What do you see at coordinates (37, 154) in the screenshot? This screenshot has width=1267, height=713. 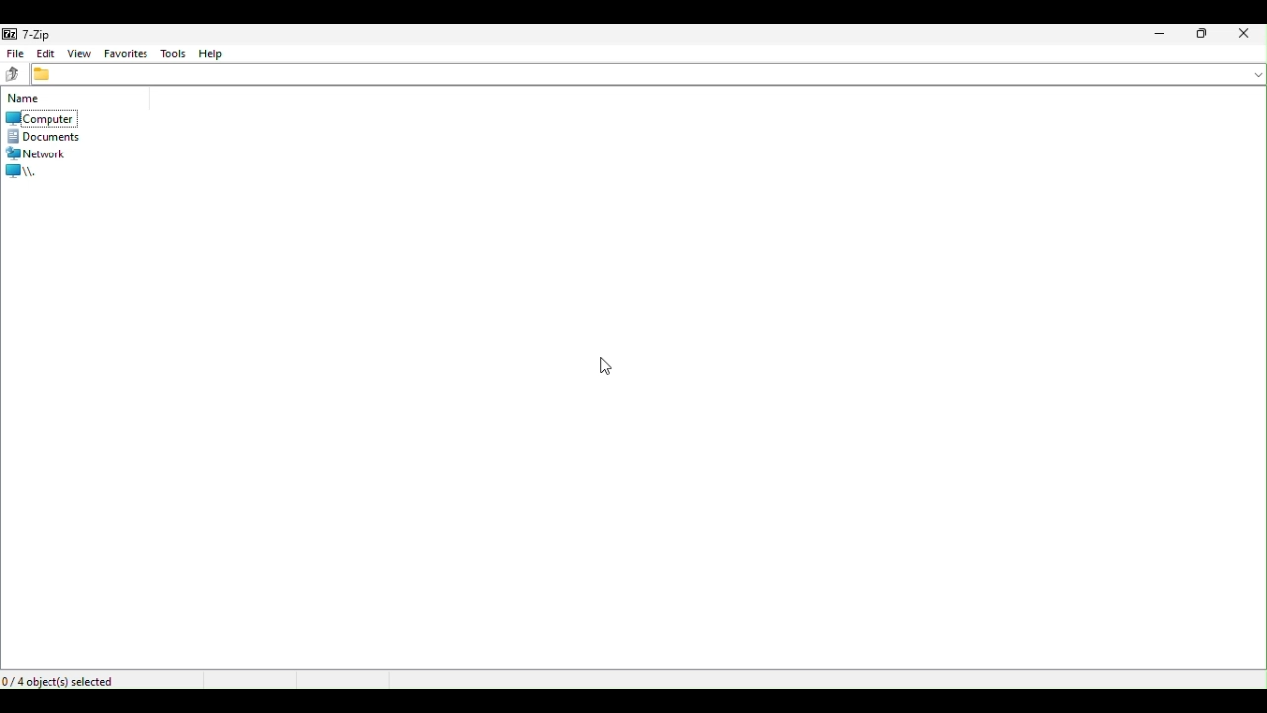 I see `Network` at bounding box center [37, 154].